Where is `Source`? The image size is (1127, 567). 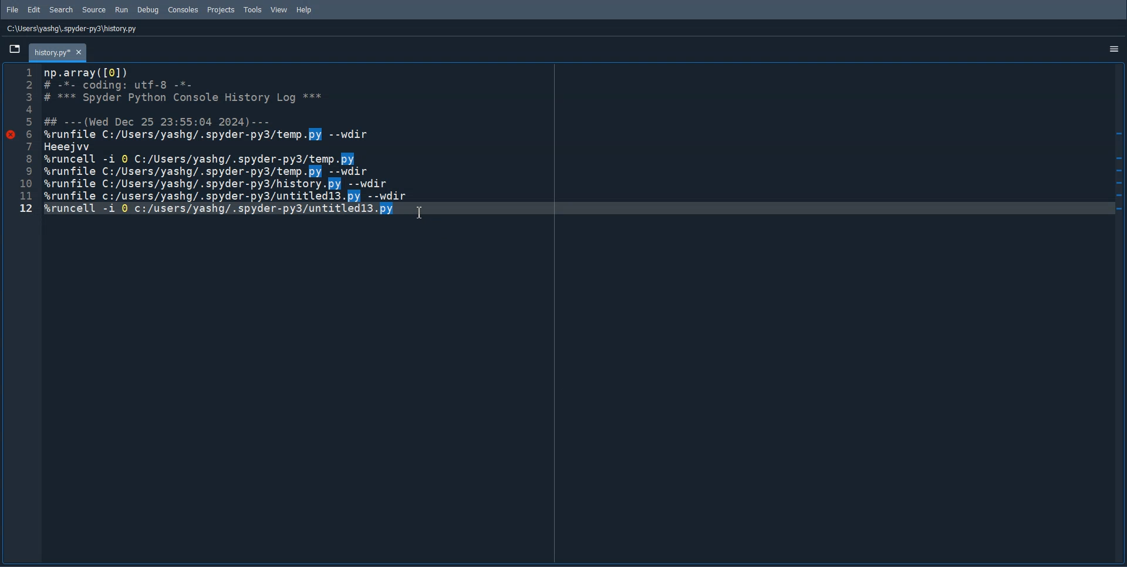 Source is located at coordinates (95, 9).